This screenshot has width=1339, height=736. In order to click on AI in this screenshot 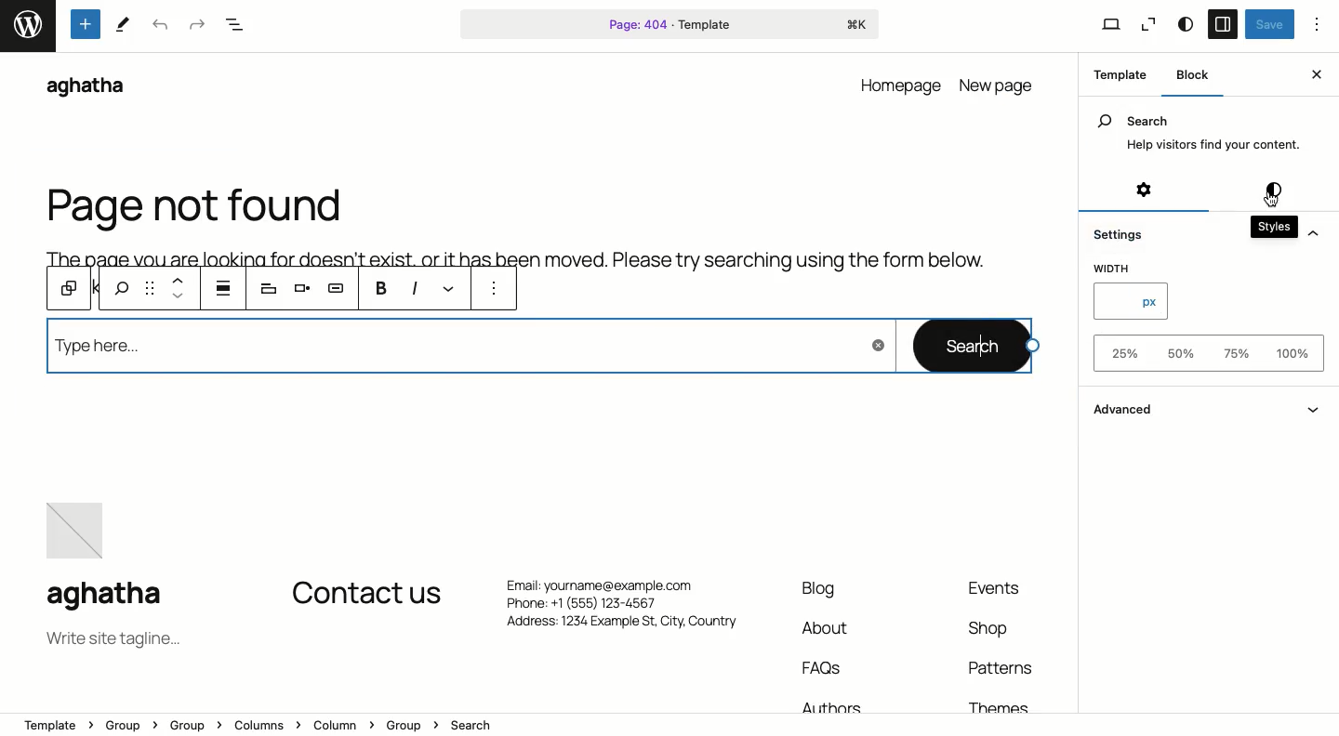, I will do `click(338, 290)`.